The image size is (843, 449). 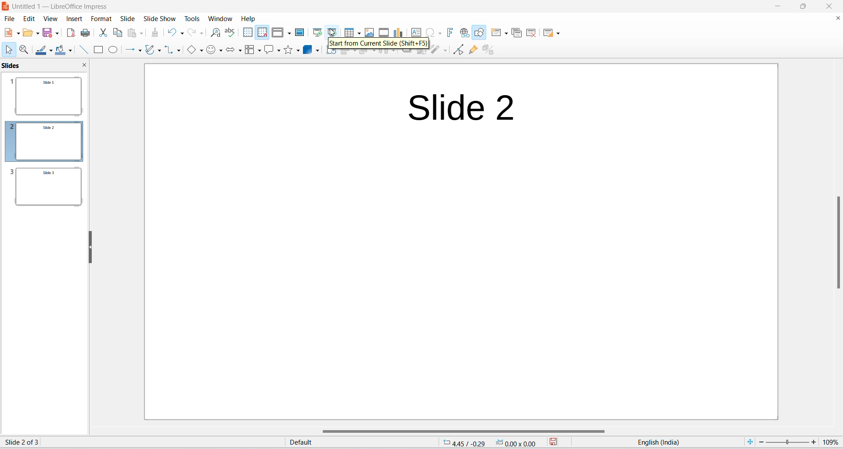 I want to click on undo, so click(x=171, y=34).